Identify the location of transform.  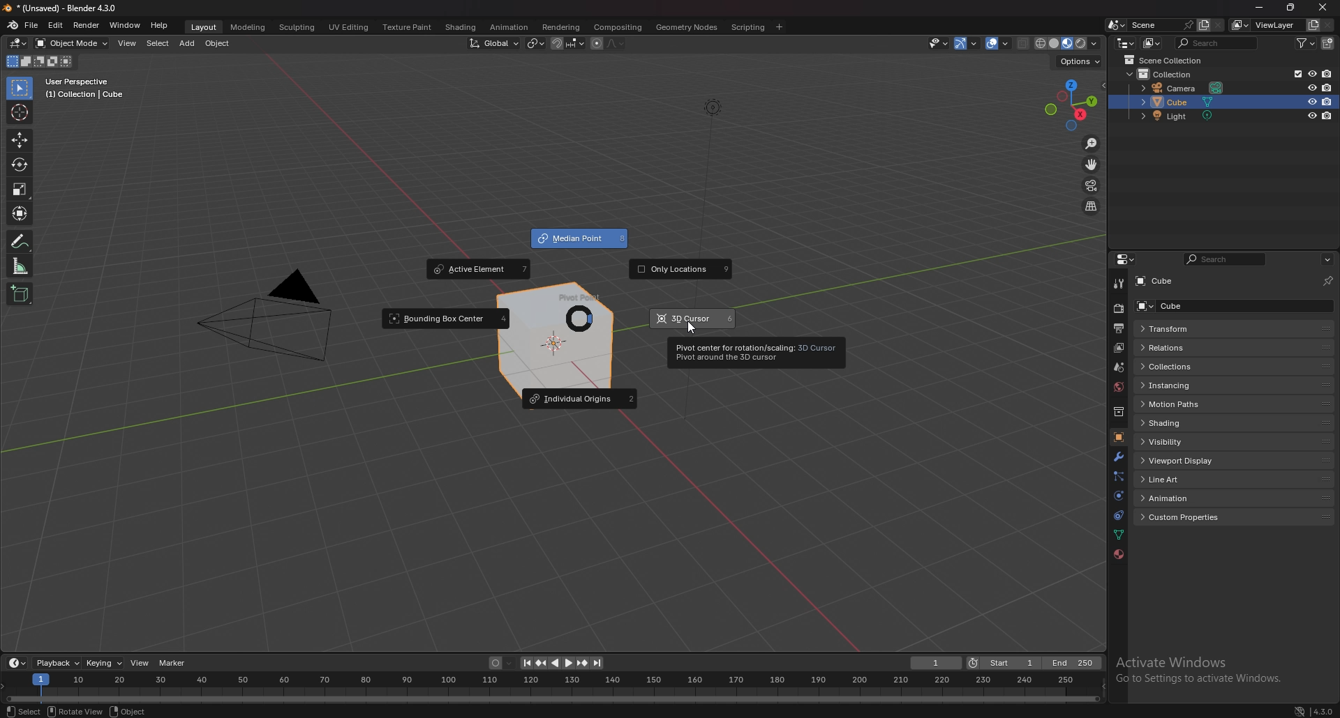
(19, 212).